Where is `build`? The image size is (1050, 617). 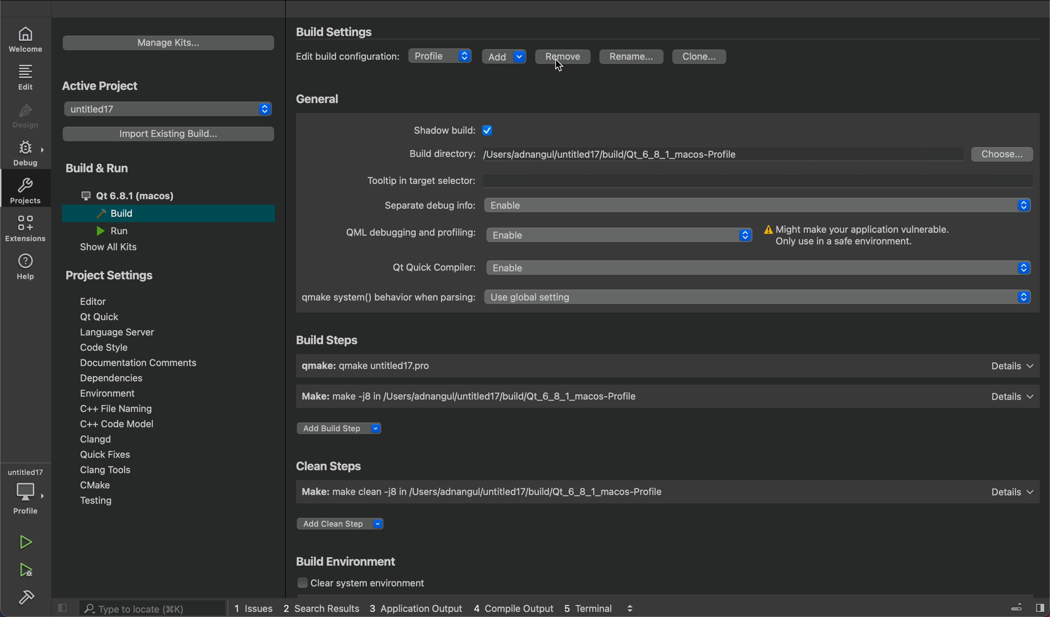
build is located at coordinates (28, 597).